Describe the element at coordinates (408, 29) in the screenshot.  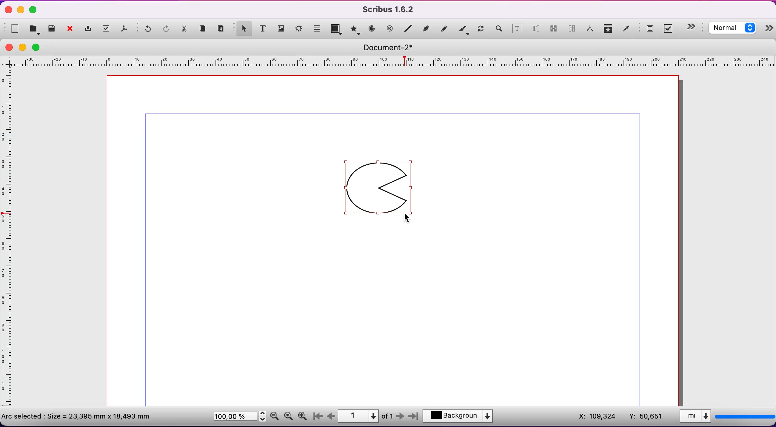
I see `line` at that location.